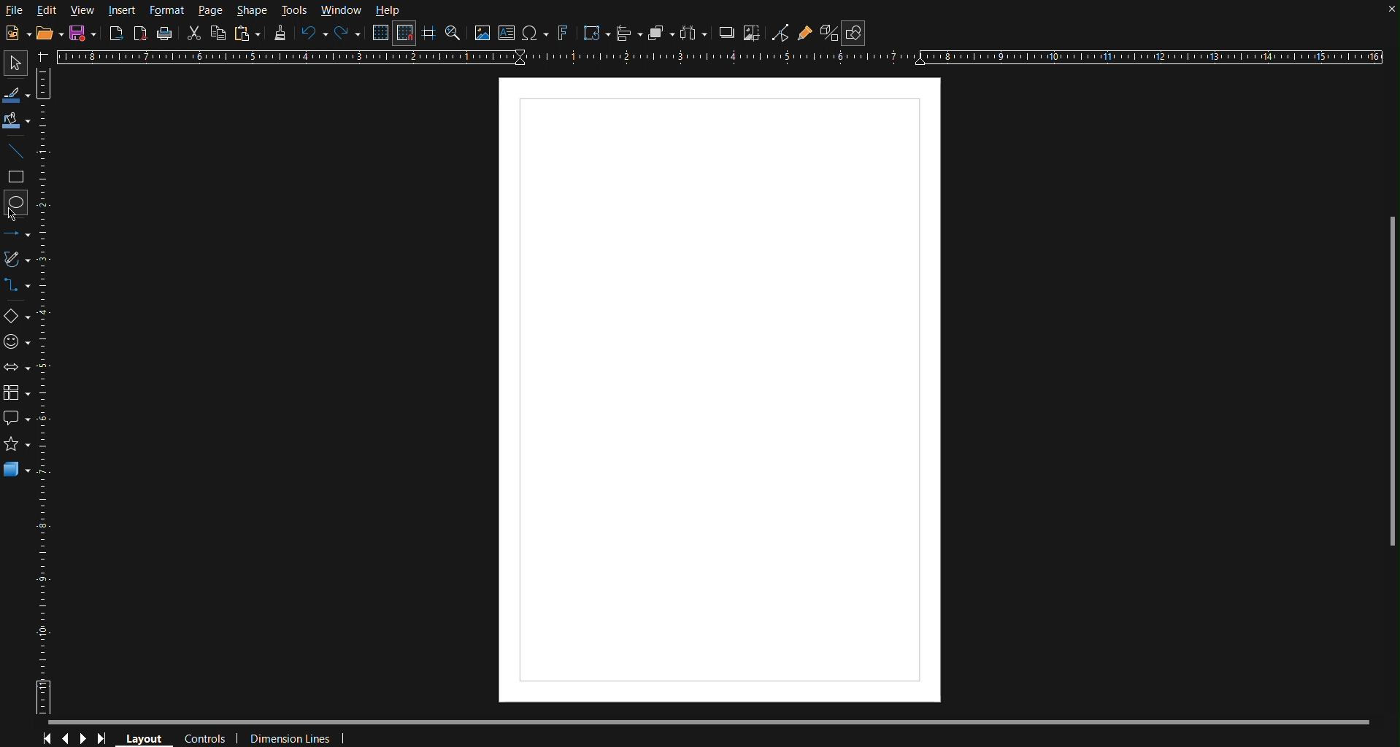 This screenshot has height=747, width=1400. What do you see at coordinates (726, 58) in the screenshot?
I see `Horizontal Ruler` at bounding box center [726, 58].